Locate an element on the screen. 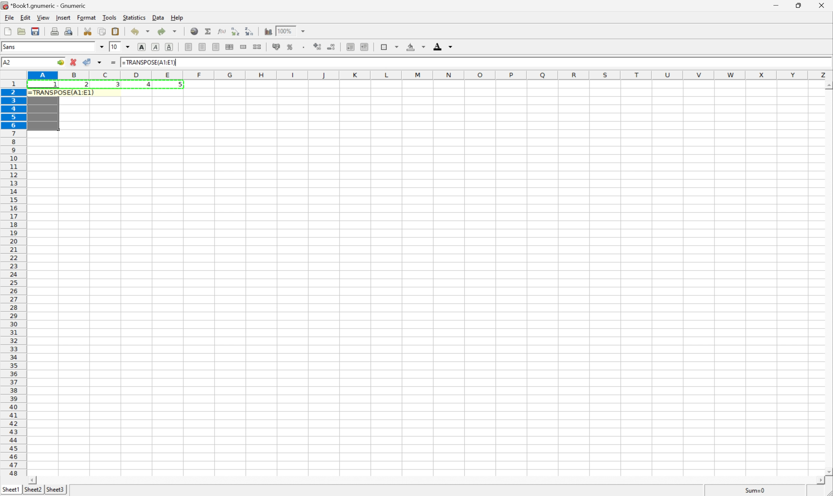 This screenshot has height=496, width=833. selected cells is located at coordinates (44, 113).